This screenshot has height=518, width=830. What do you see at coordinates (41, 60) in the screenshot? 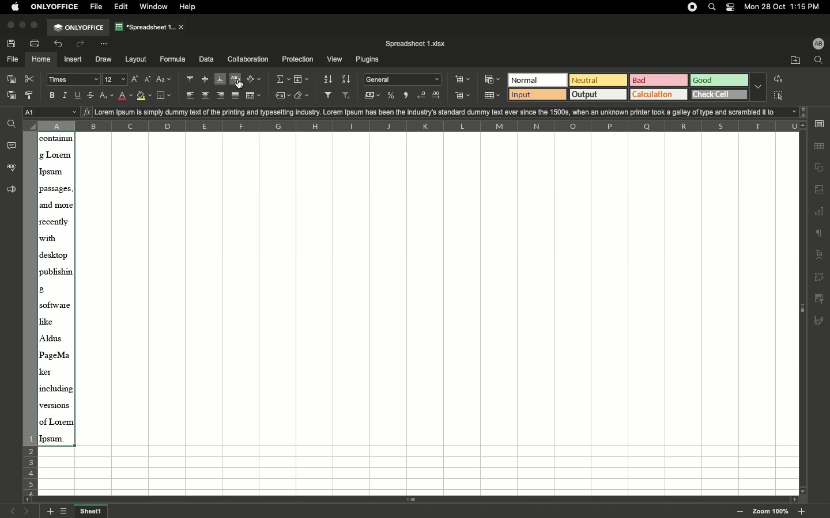
I see `Home` at bounding box center [41, 60].